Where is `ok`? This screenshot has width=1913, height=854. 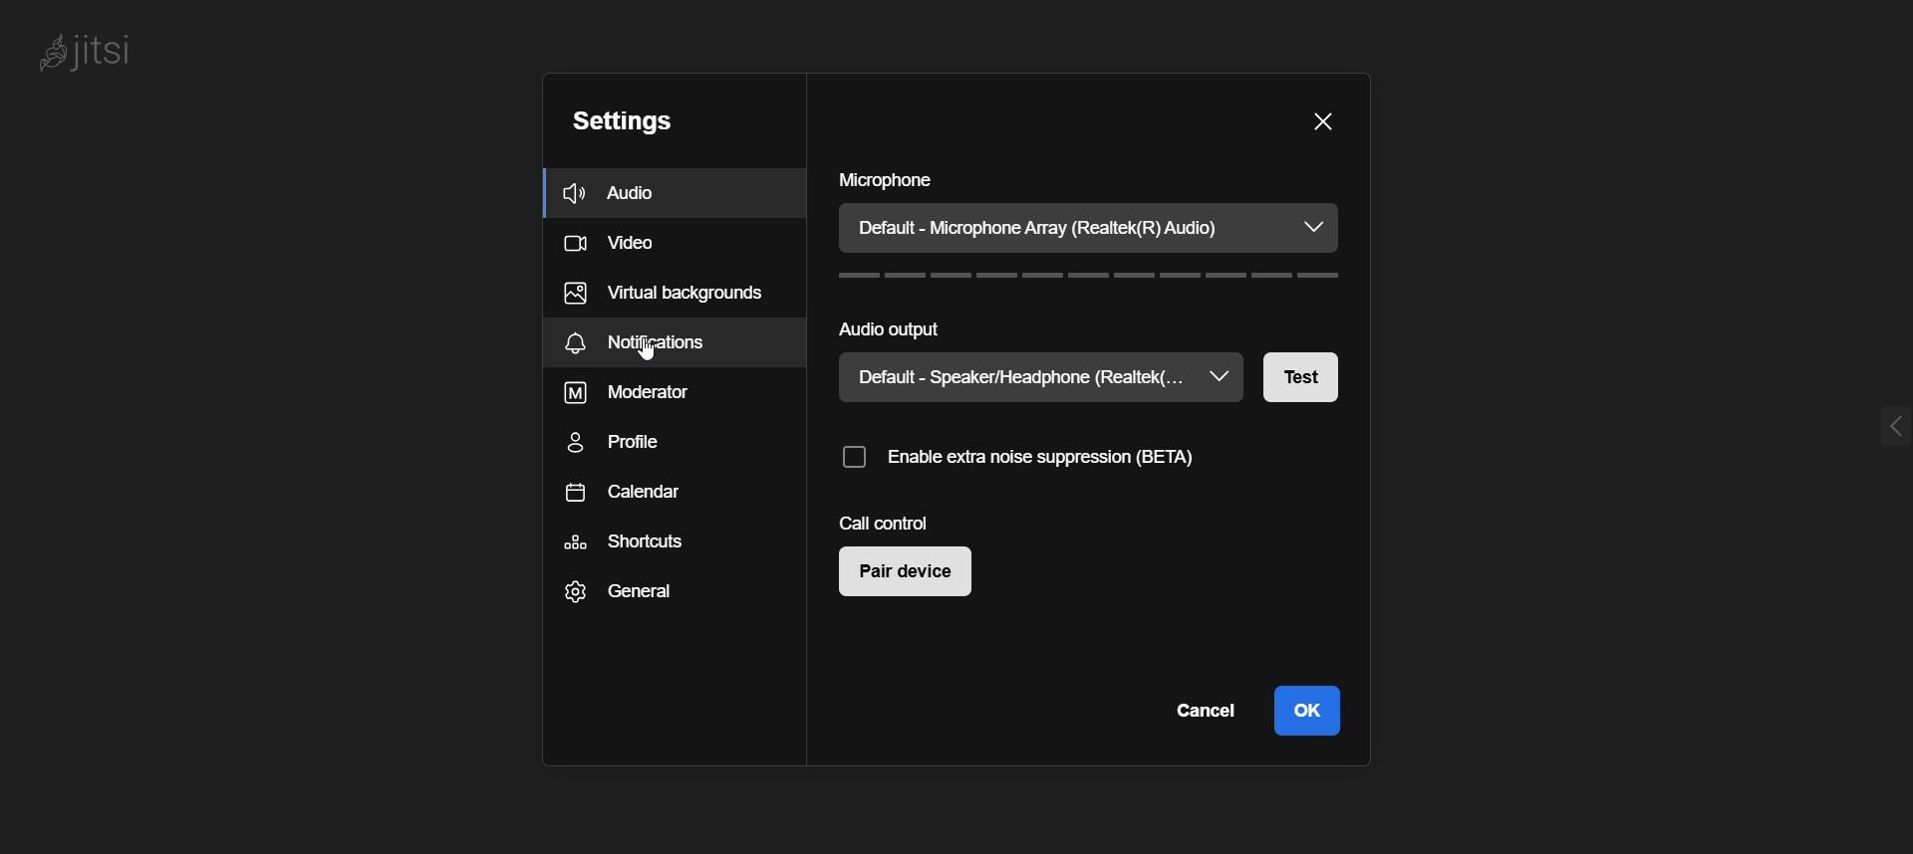 ok is located at coordinates (1307, 711).